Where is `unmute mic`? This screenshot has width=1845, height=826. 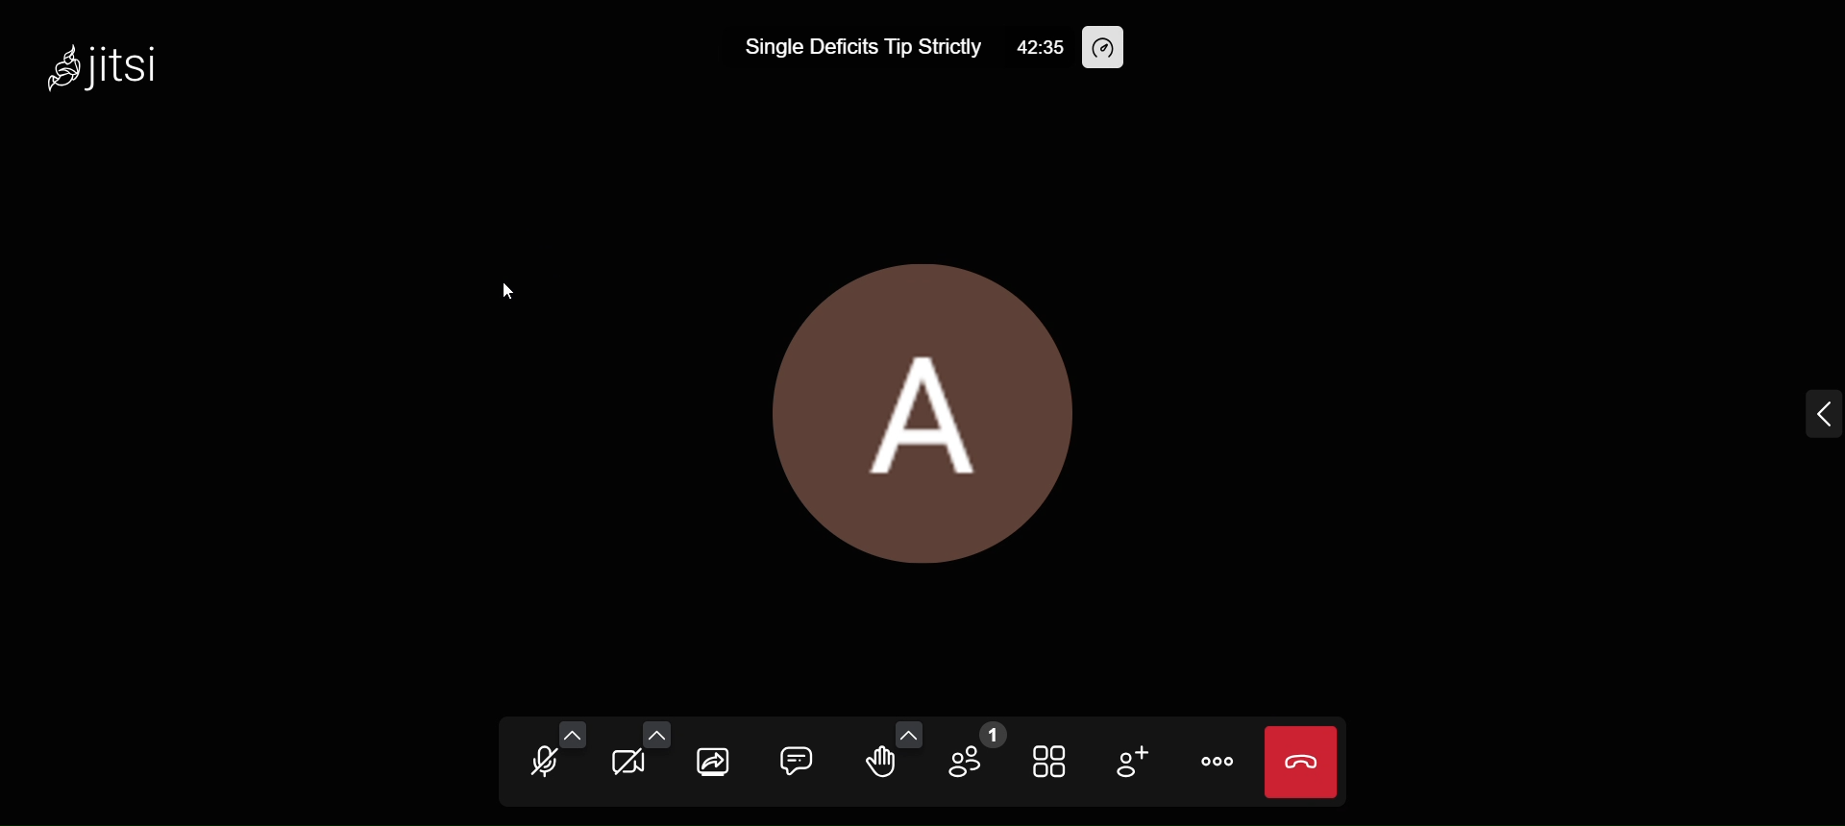 unmute mic is located at coordinates (538, 765).